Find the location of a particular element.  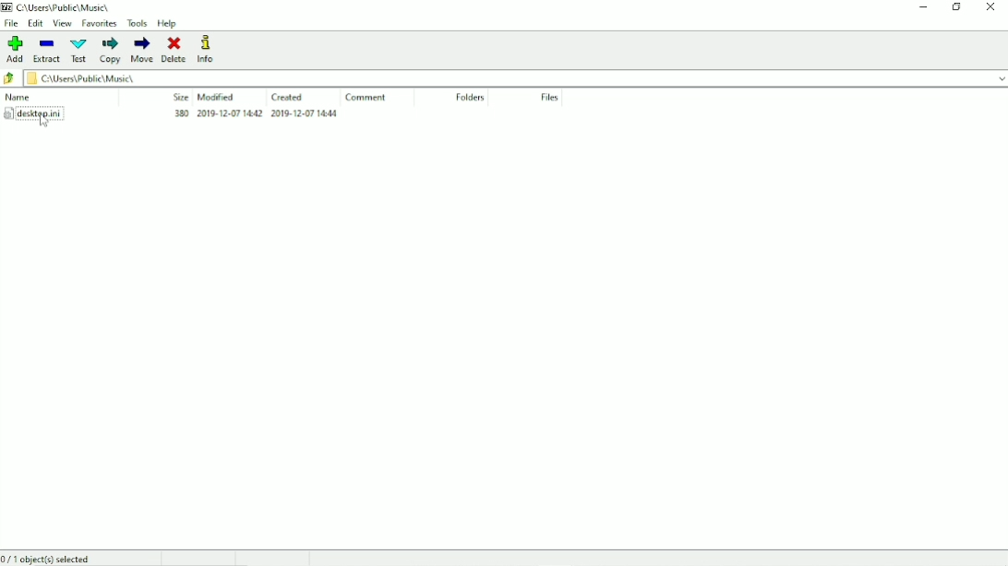

Tools is located at coordinates (138, 23).